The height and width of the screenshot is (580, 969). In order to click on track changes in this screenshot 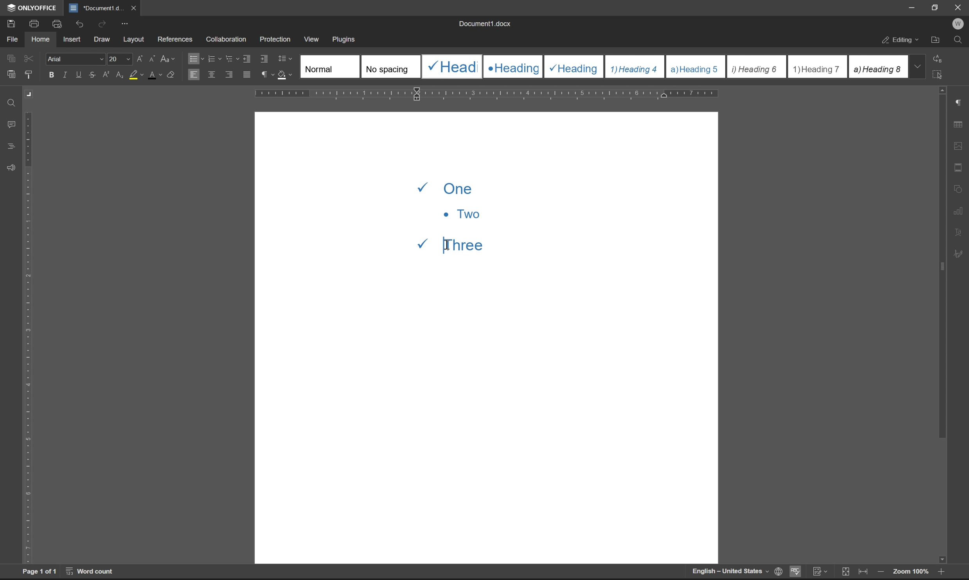, I will do `click(820, 571)`.